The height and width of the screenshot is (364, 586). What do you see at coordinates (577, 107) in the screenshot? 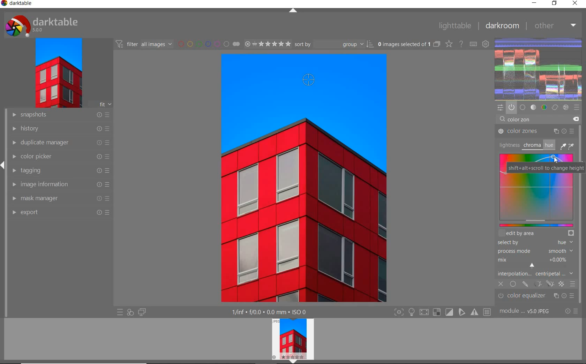
I see `presets` at bounding box center [577, 107].